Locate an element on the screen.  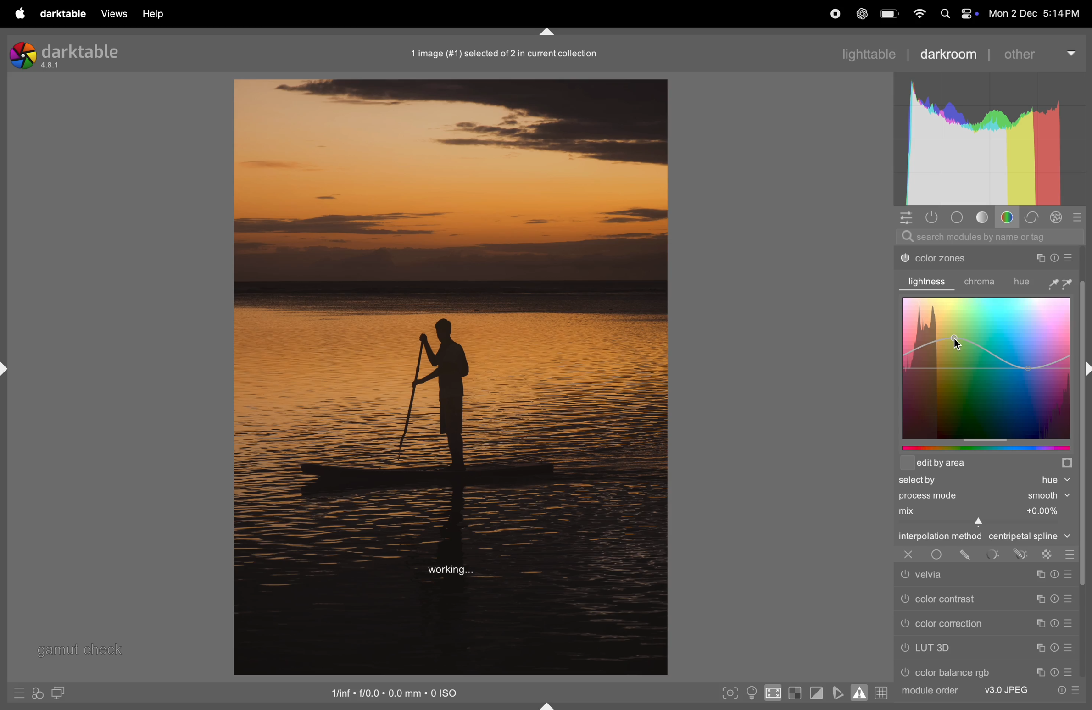
process mode is located at coordinates (957, 496).